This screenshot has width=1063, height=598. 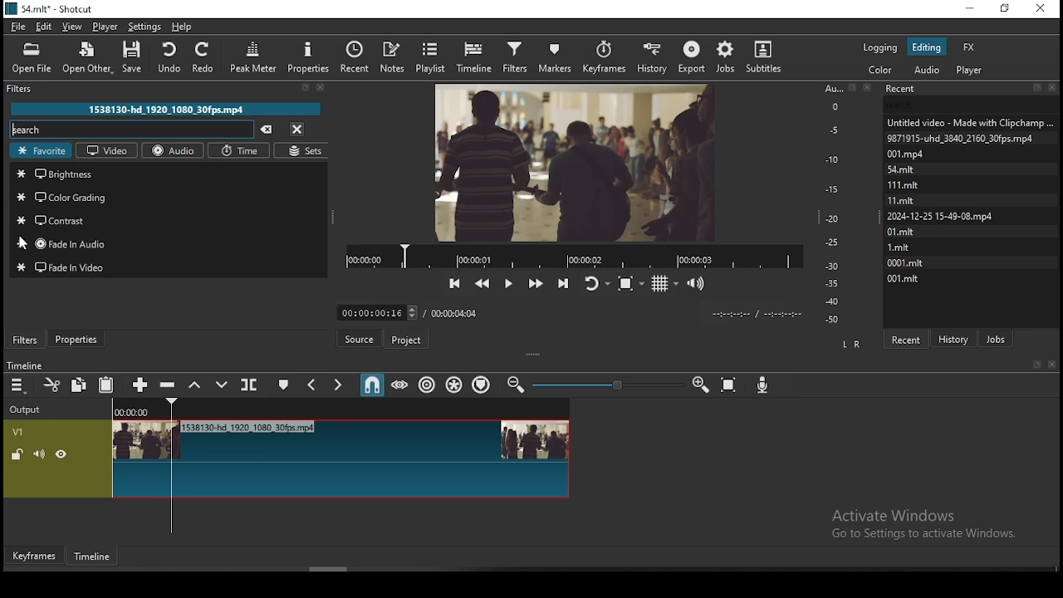 I want to click on minimize, so click(x=968, y=9).